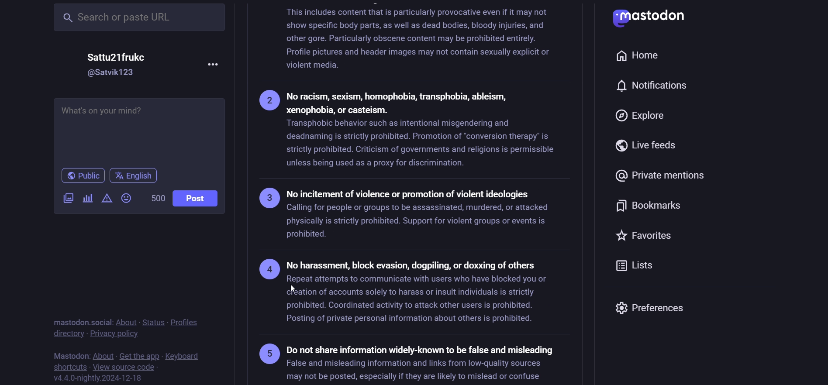  Describe the element at coordinates (115, 333) in the screenshot. I see `privacy policy` at that location.